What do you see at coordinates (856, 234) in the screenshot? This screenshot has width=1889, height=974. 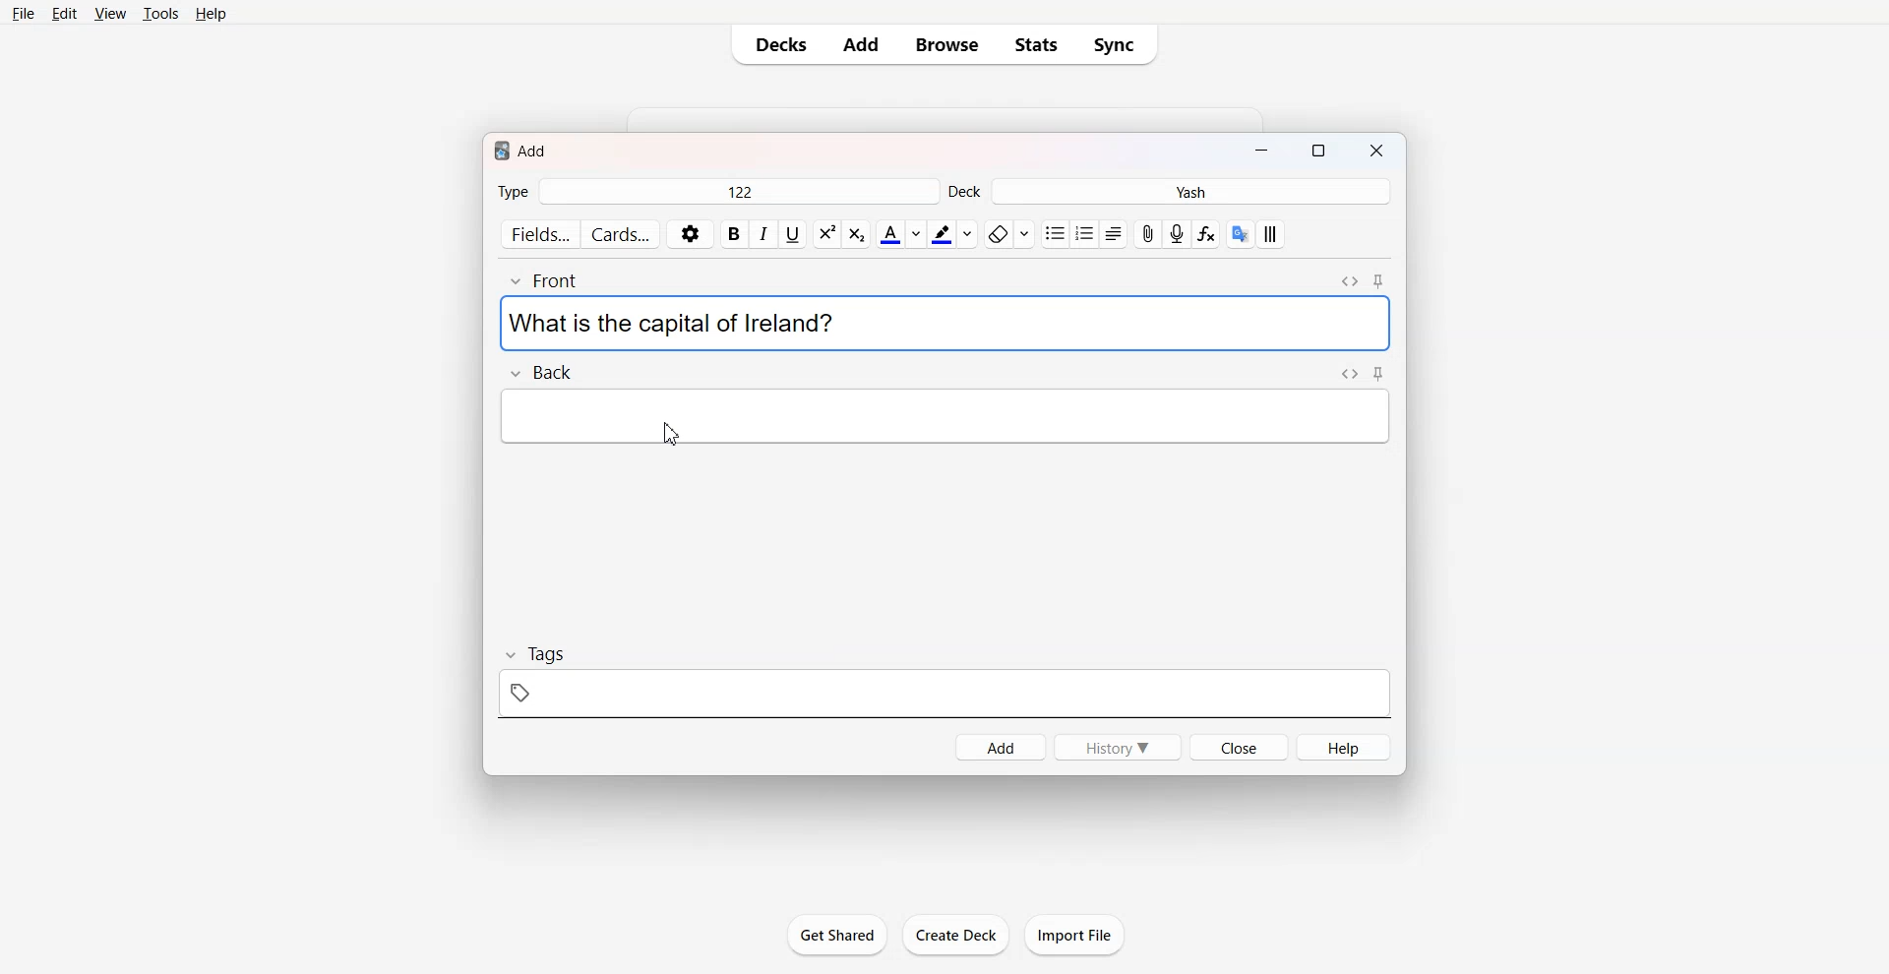 I see `Superscript` at bounding box center [856, 234].